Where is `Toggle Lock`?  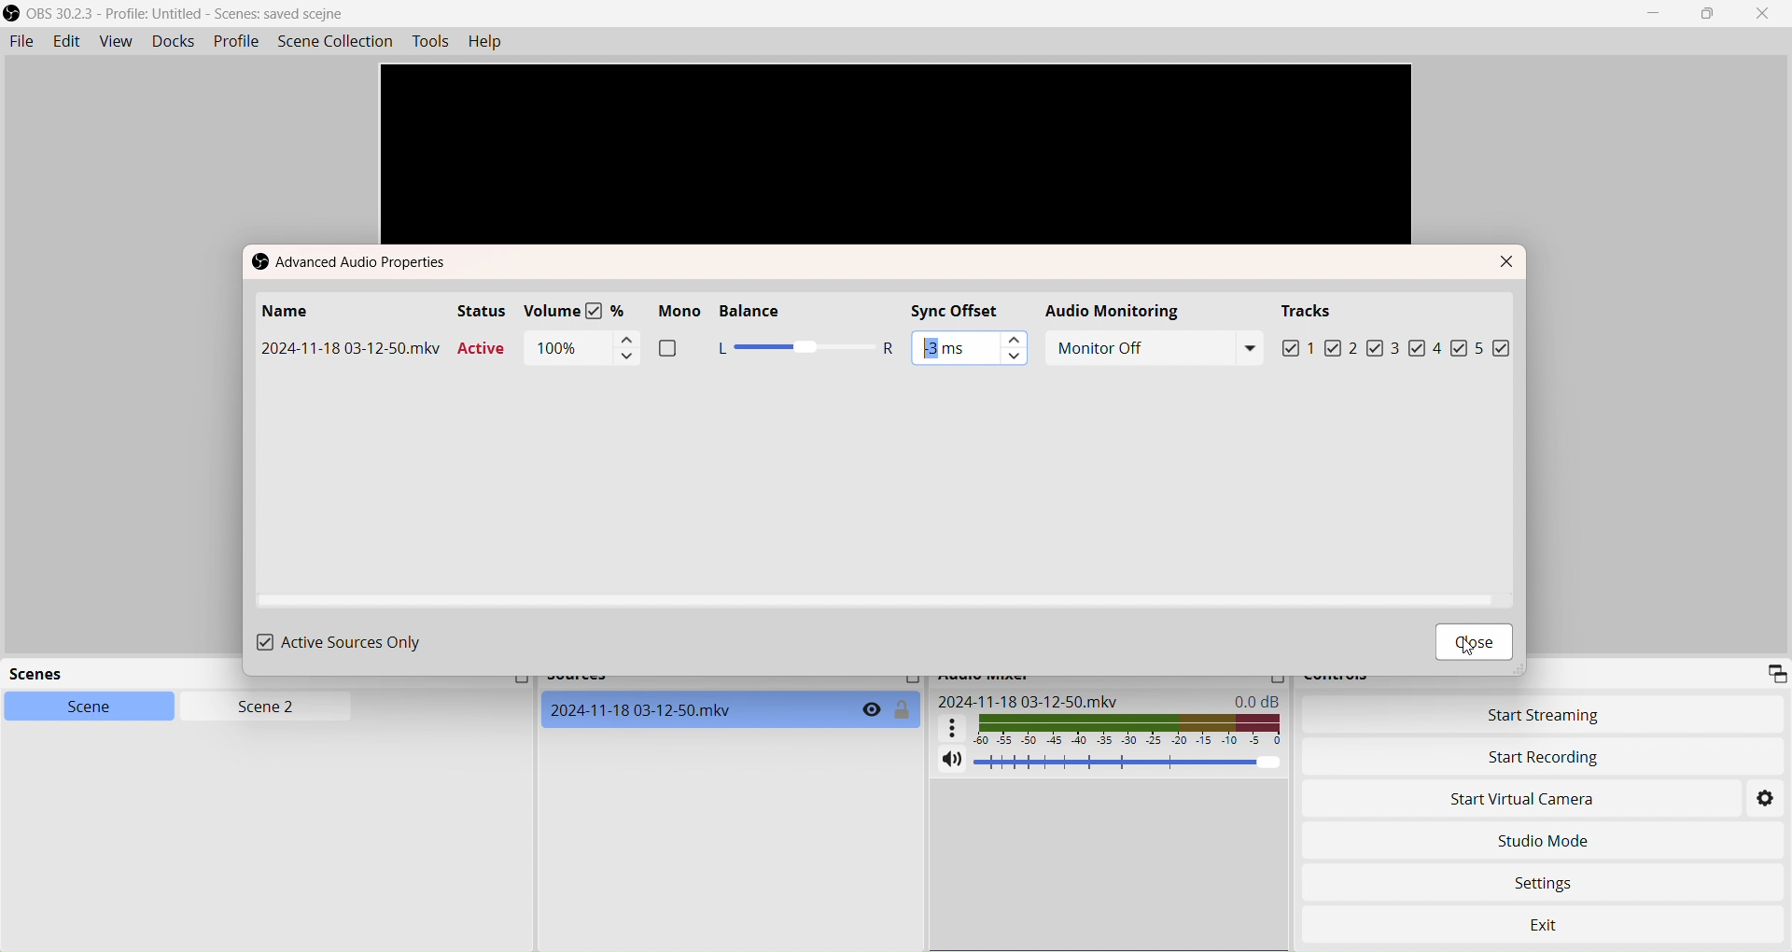 Toggle Lock is located at coordinates (903, 710).